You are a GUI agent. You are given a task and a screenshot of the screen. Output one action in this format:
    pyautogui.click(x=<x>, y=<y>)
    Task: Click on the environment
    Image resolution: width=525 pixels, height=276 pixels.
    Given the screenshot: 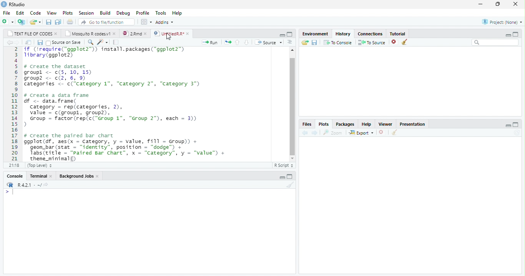 What is the action you would take?
    pyautogui.click(x=314, y=34)
    